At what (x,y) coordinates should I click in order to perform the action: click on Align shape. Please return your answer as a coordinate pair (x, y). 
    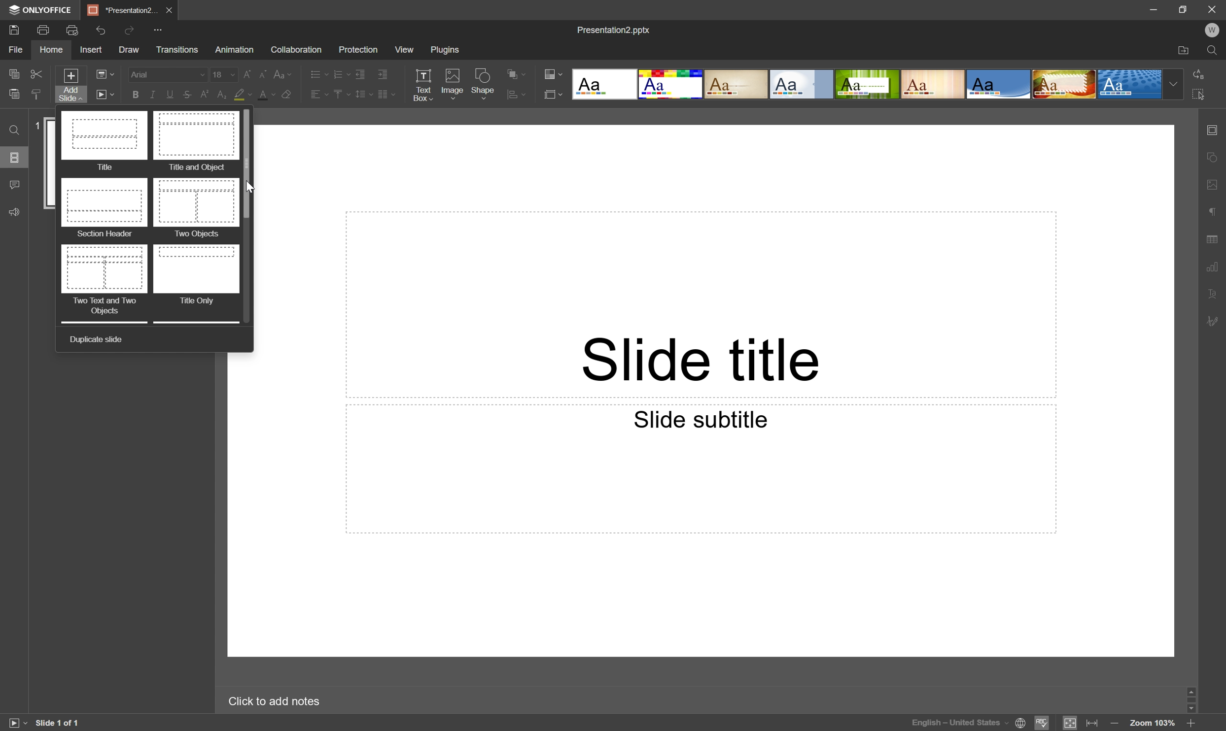
    Looking at the image, I should click on (518, 71).